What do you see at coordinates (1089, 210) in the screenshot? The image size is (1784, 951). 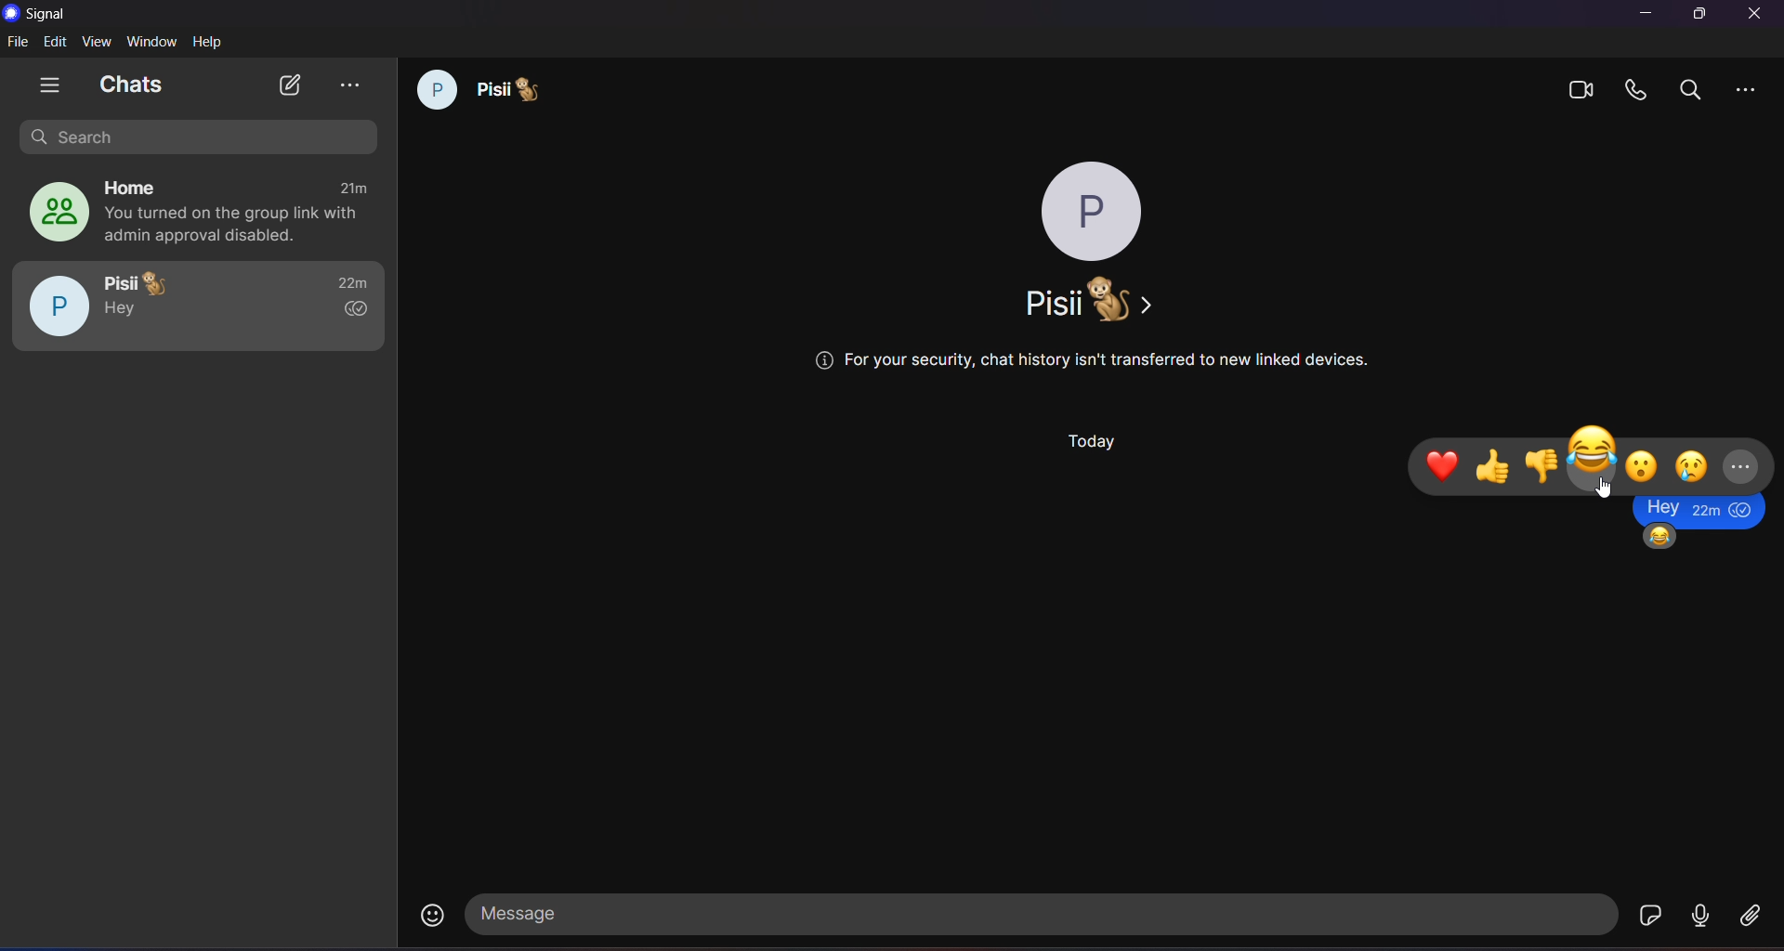 I see `profile` at bounding box center [1089, 210].